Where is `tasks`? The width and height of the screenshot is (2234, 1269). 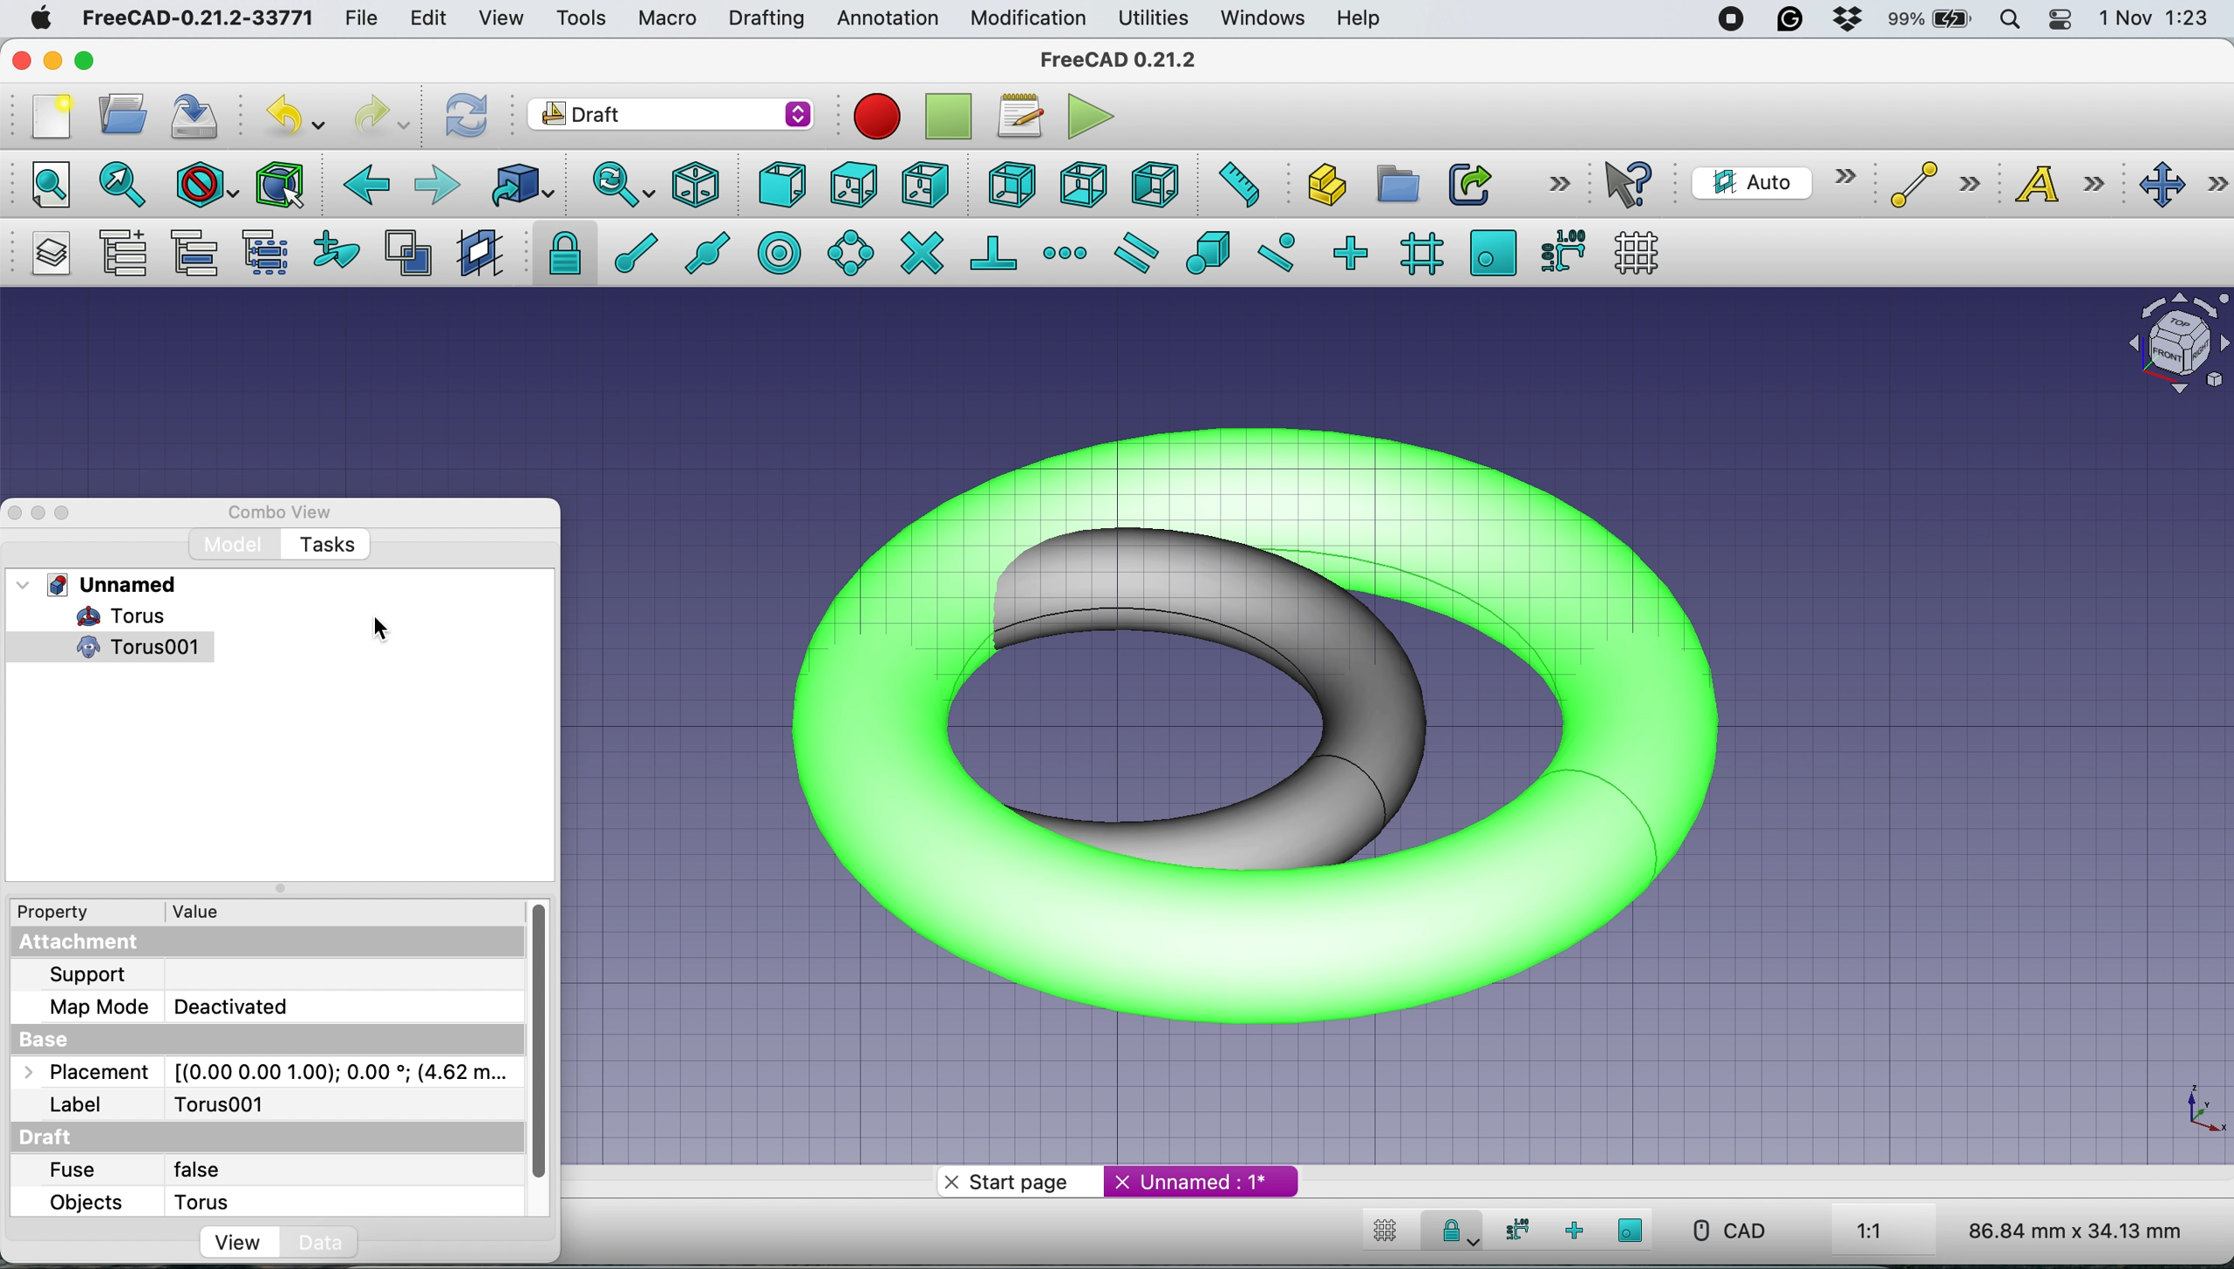 tasks is located at coordinates (331, 545).